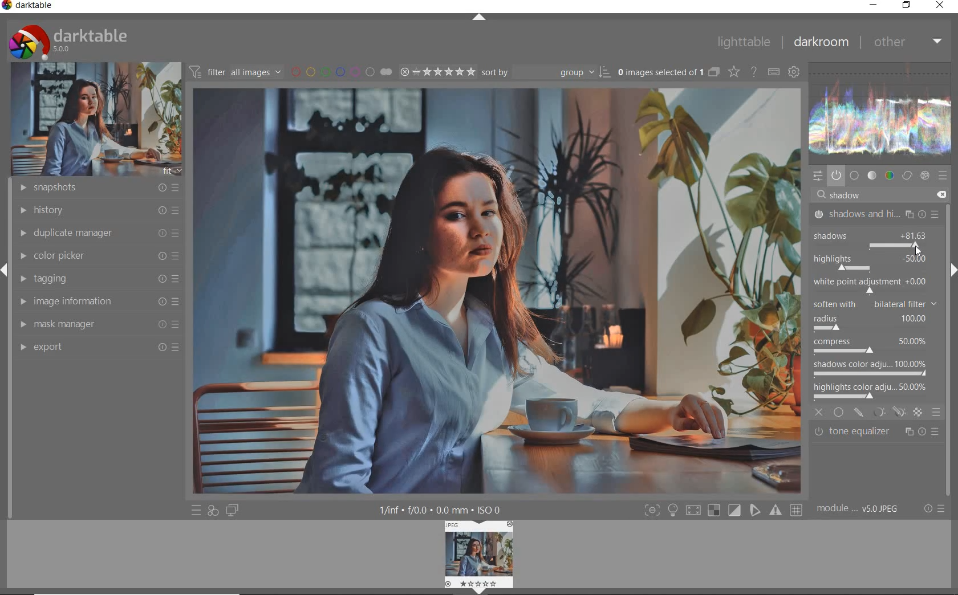 This screenshot has width=958, height=595. What do you see at coordinates (96, 233) in the screenshot?
I see `duplicate manager` at bounding box center [96, 233].